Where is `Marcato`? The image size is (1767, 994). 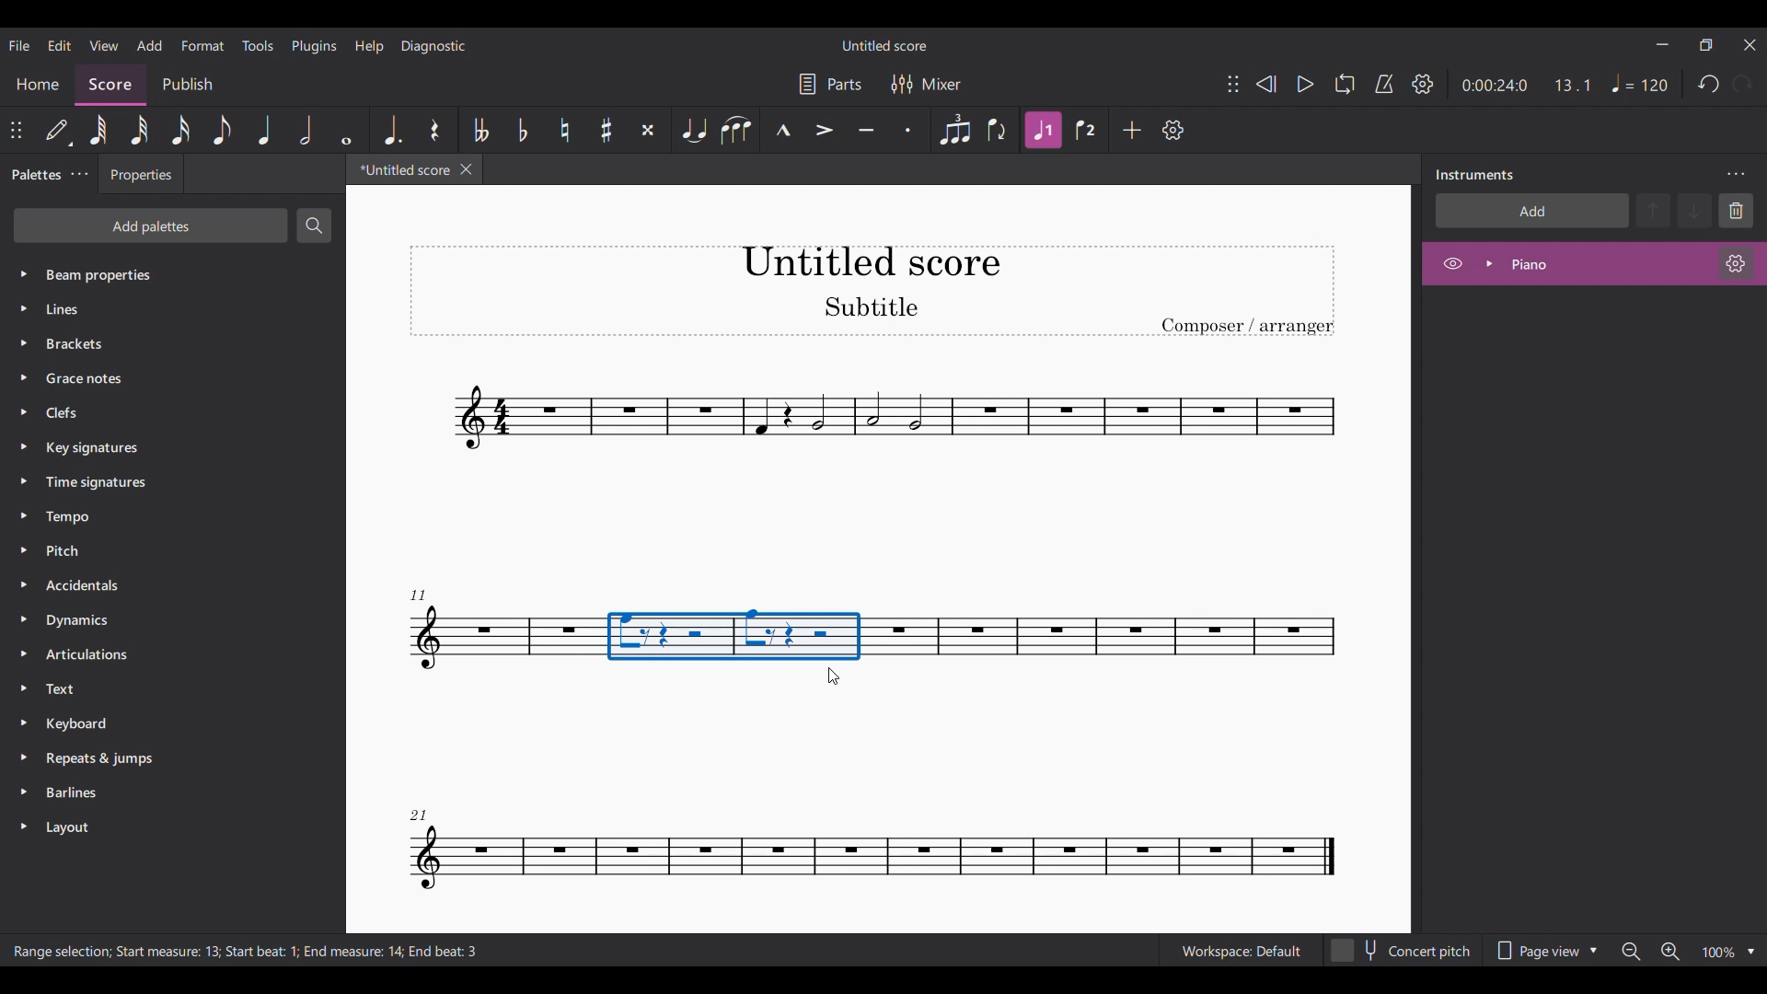 Marcato is located at coordinates (783, 130).